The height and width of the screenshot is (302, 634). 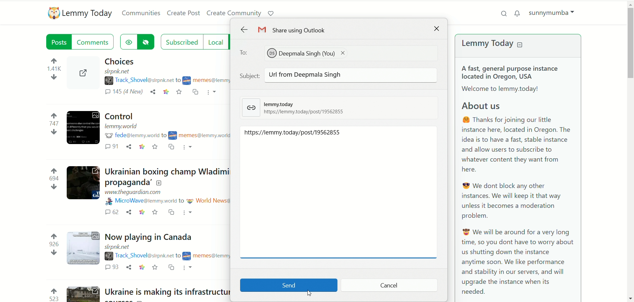 What do you see at coordinates (190, 147) in the screenshot?
I see `more` at bounding box center [190, 147].